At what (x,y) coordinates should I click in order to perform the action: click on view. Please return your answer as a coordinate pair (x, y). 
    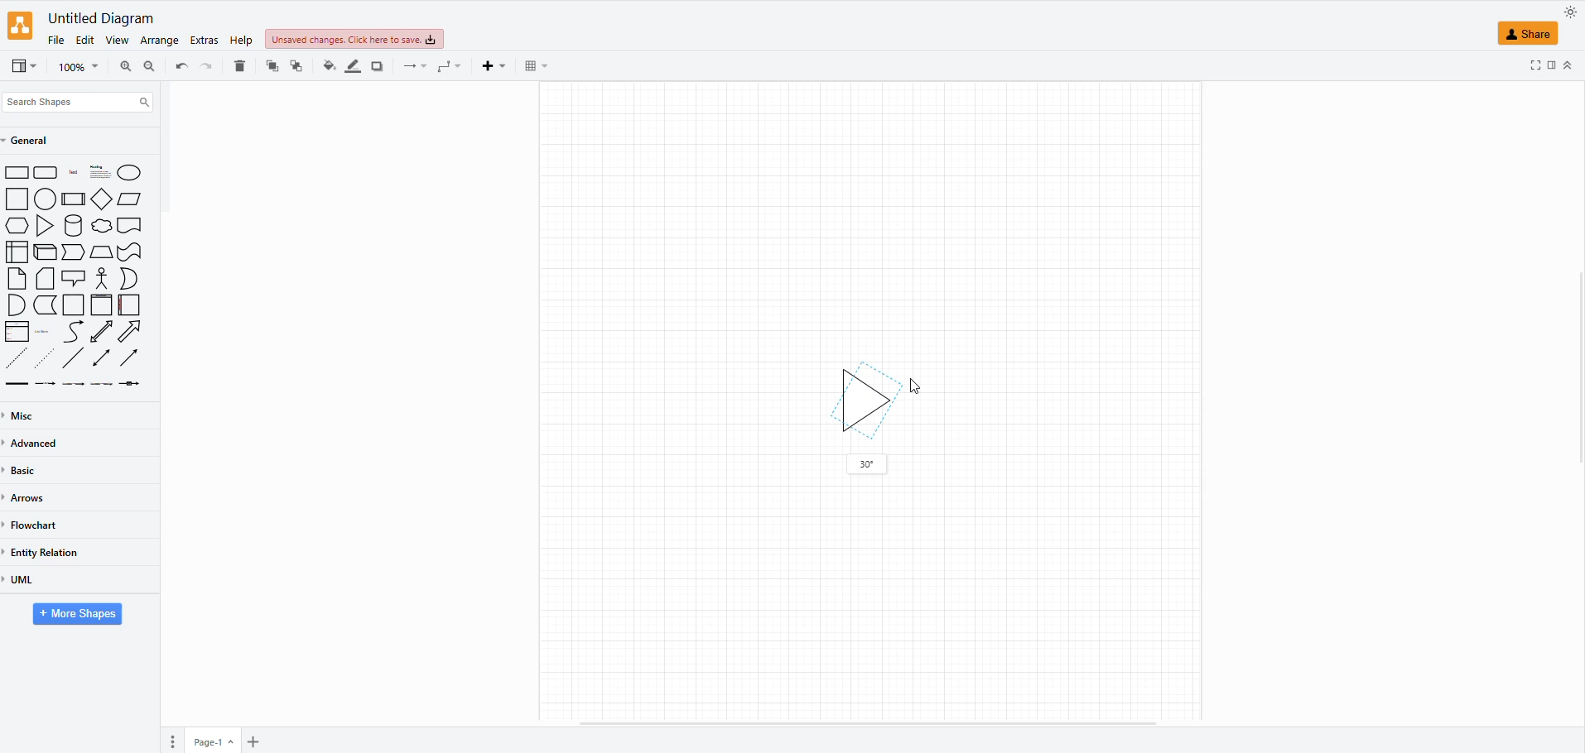
    Looking at the image, I should click on (116, 39).